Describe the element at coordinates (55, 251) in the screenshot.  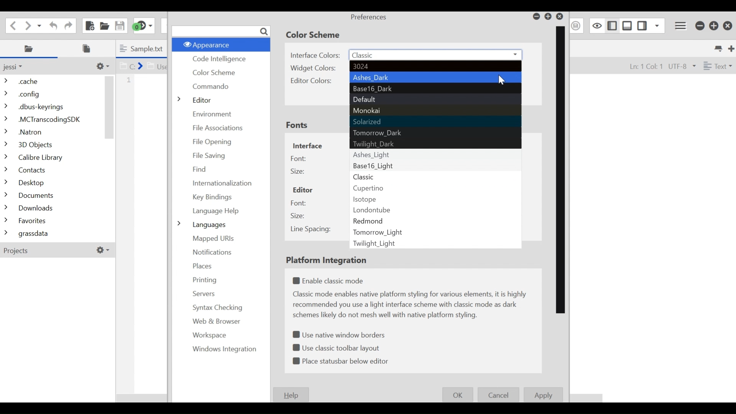
I see `projects` at that location.